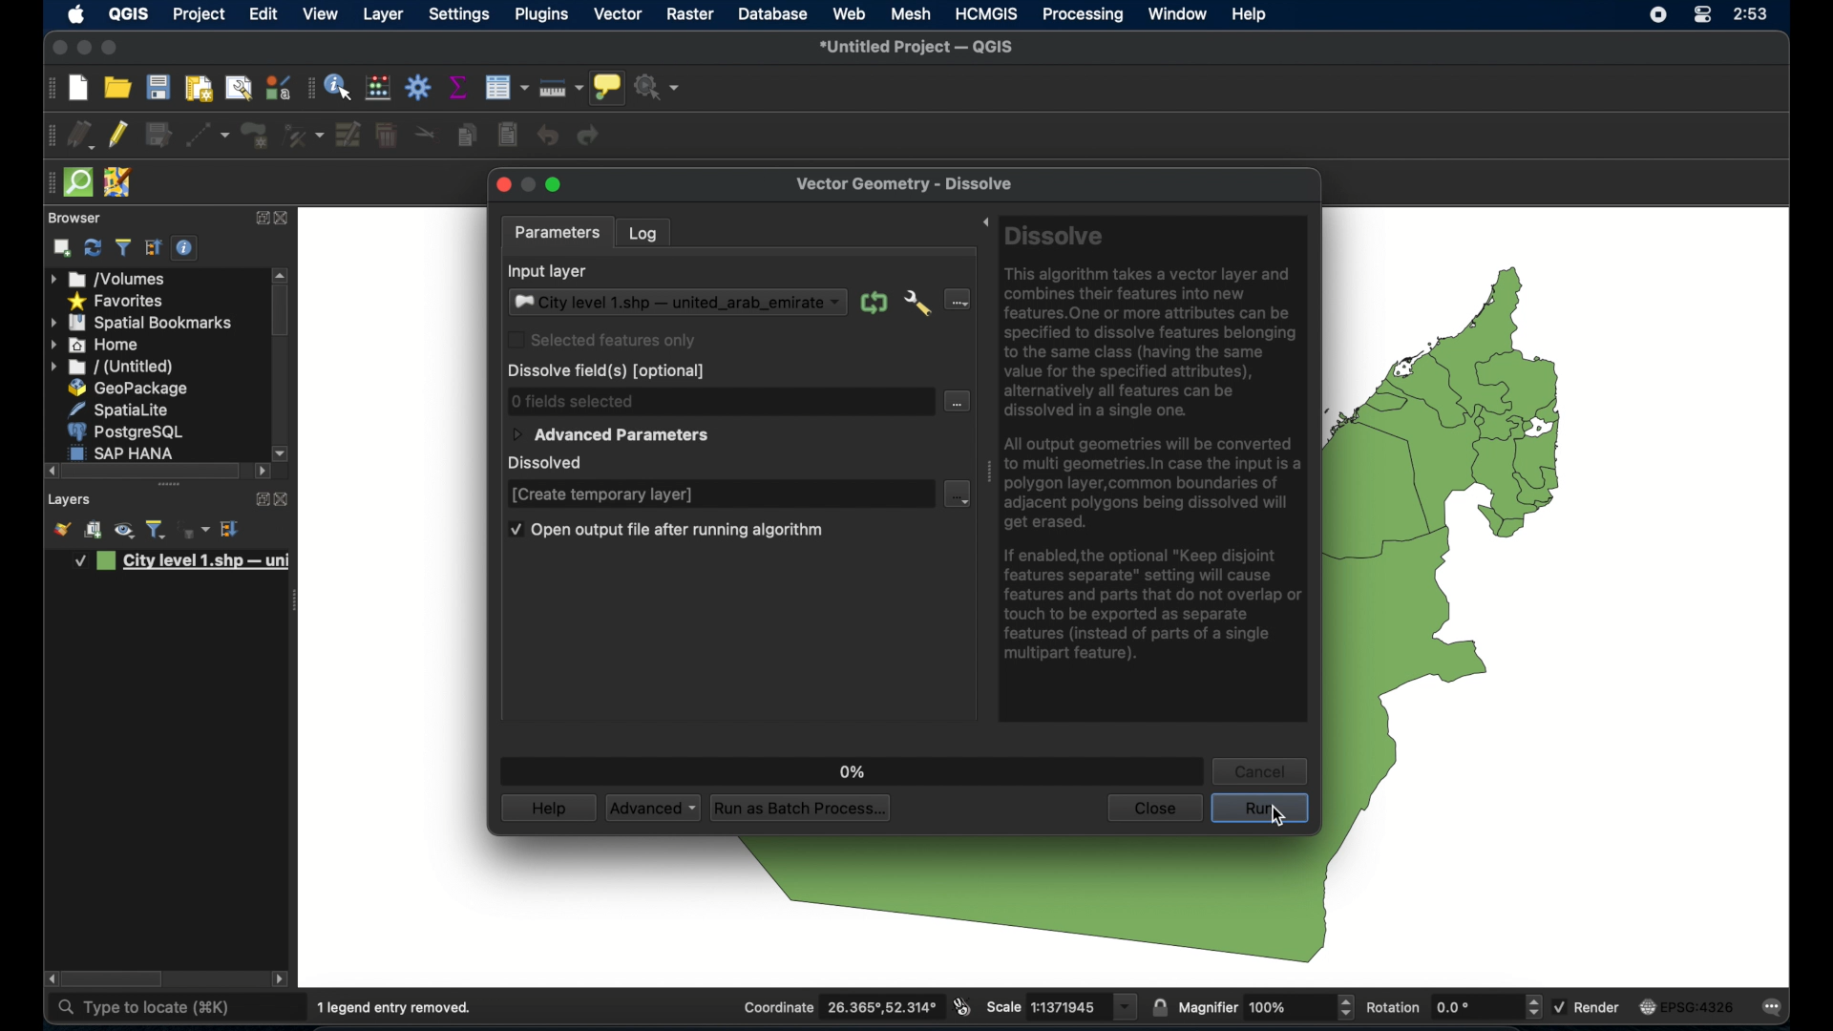  Describe the element at coordinates (119, 182) in the screenshot. I see `jsom remote` at that location.